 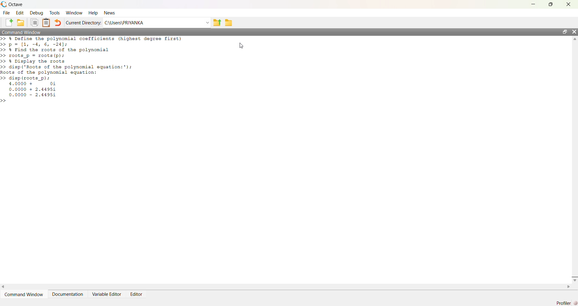 I want to click on Documentation, so click(x=67, y=294).